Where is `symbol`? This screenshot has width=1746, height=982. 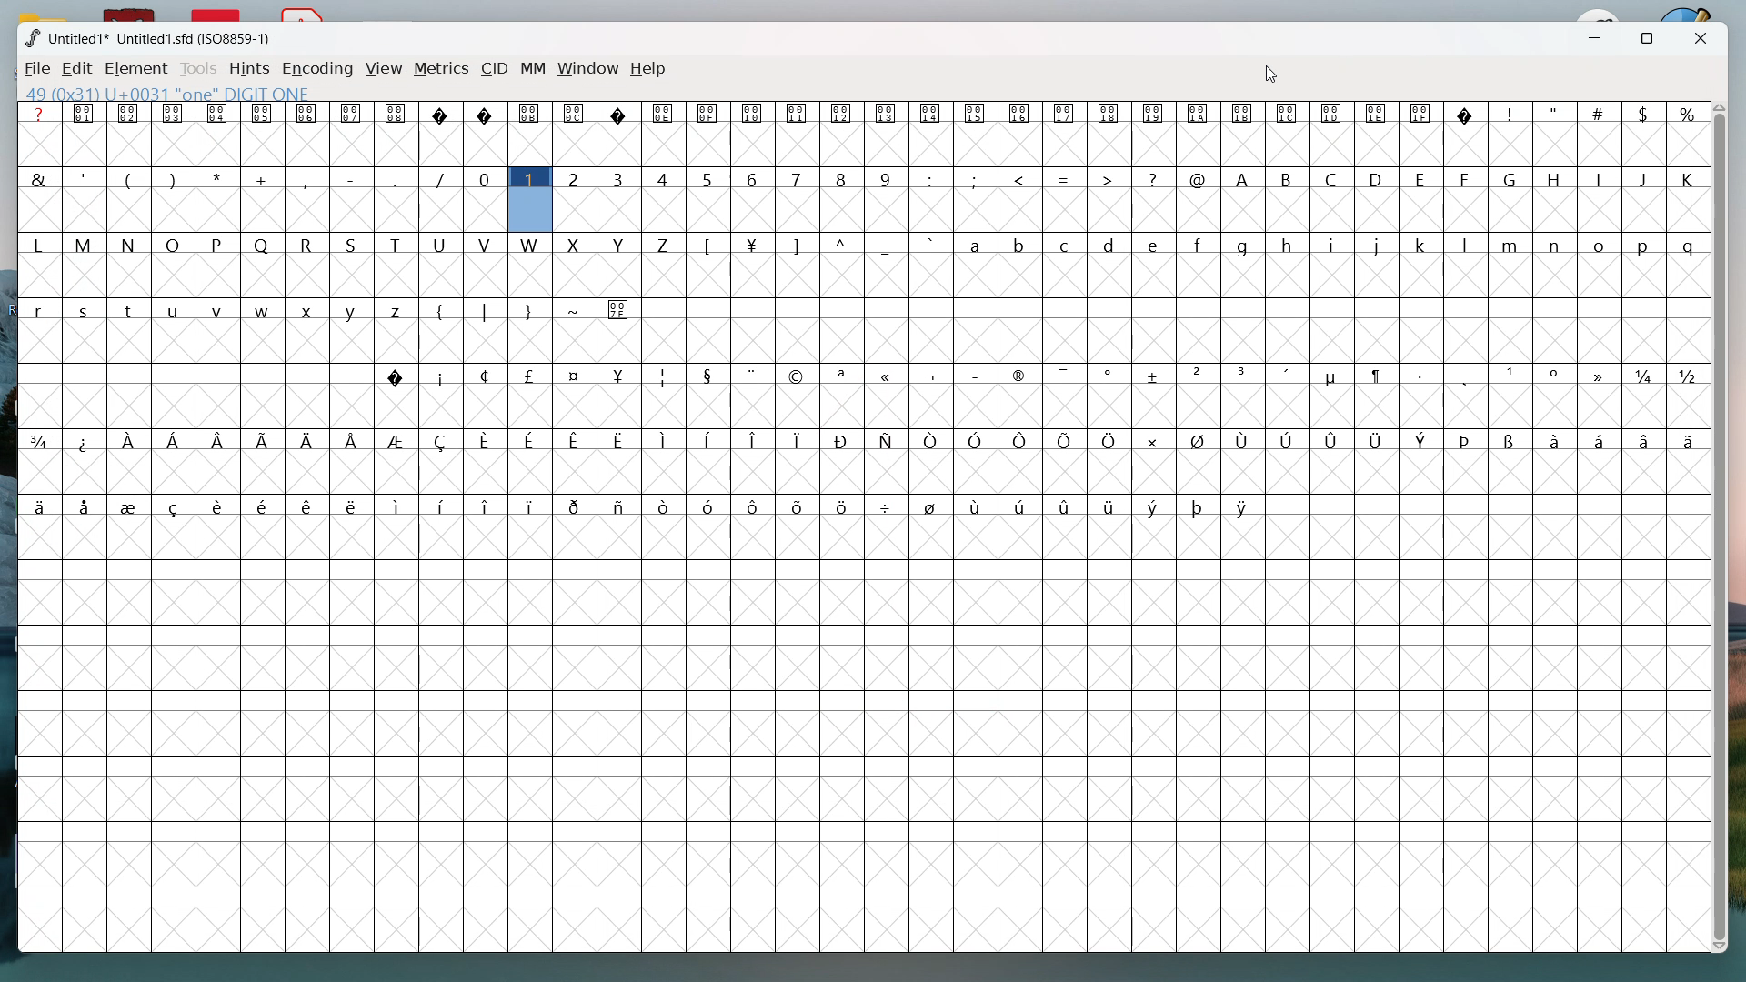 symbol is located at coordinates (708, 374).